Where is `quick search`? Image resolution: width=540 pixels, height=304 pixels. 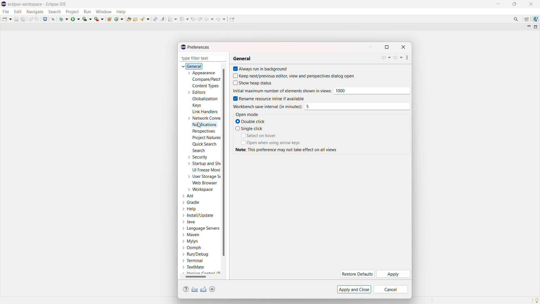
quick search is located at coordinates (204, 144).